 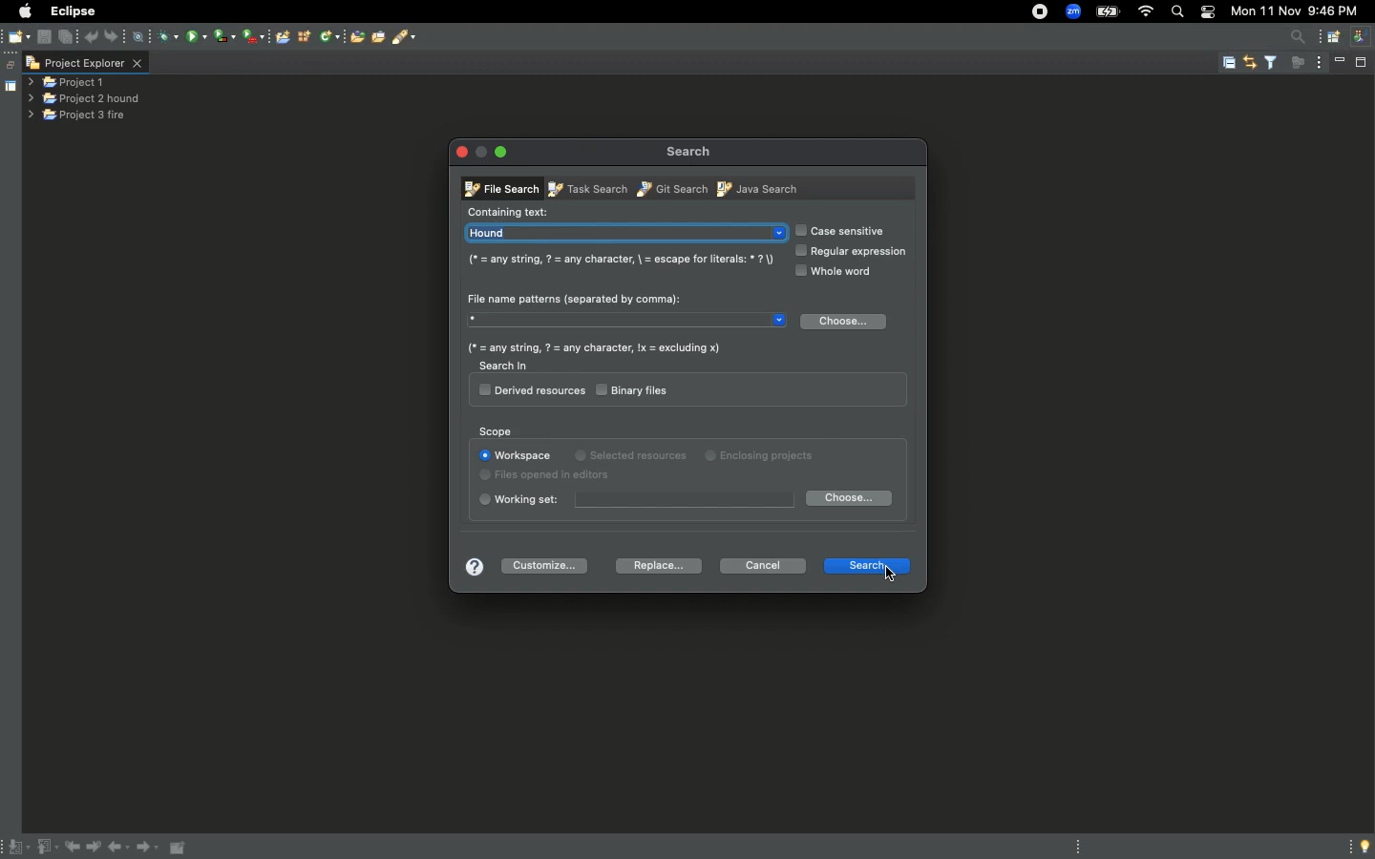 I want to click on File search, so click(x=500, y=190).